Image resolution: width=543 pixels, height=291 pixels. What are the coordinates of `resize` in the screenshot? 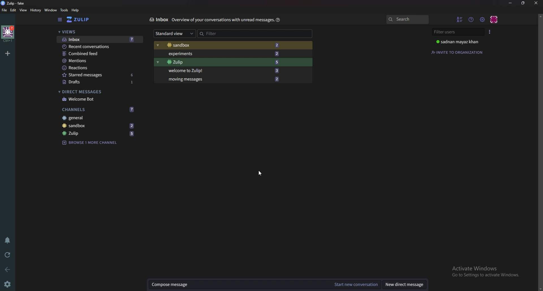 It's located at (523, 3).